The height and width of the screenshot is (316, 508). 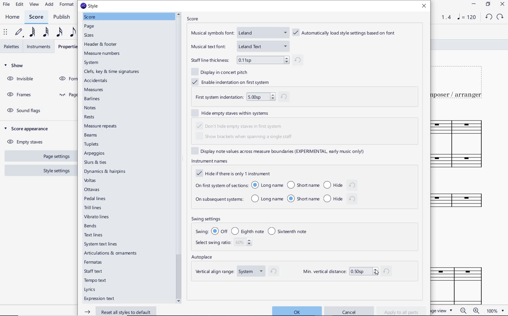 I want to click on EMPTY STAVES, so click(x=28, y=141).